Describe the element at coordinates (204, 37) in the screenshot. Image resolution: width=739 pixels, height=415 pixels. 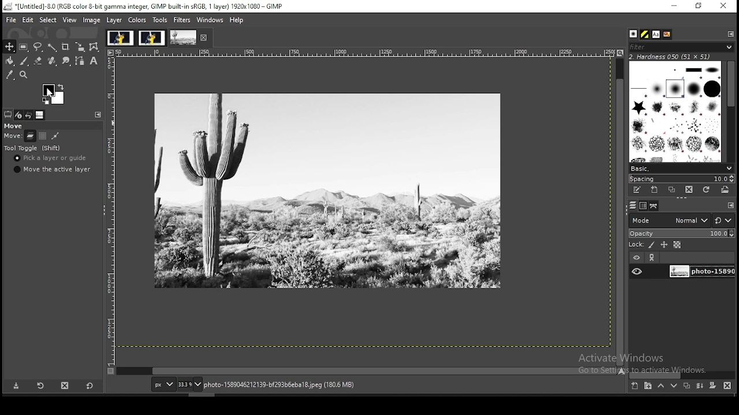
I see `close` at that location.